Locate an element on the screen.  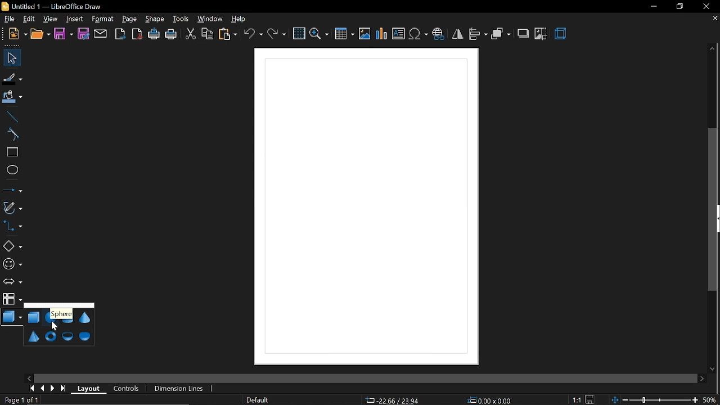
-22.66/23.94 is located at coordinates (395, 400).